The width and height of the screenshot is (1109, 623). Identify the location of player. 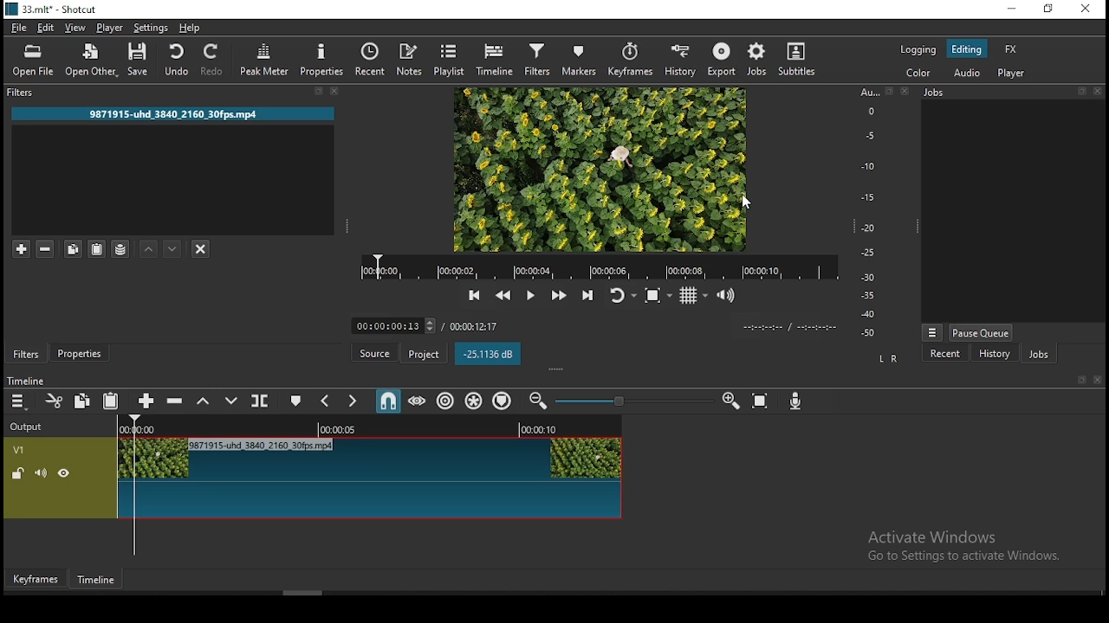
(1011, 73).